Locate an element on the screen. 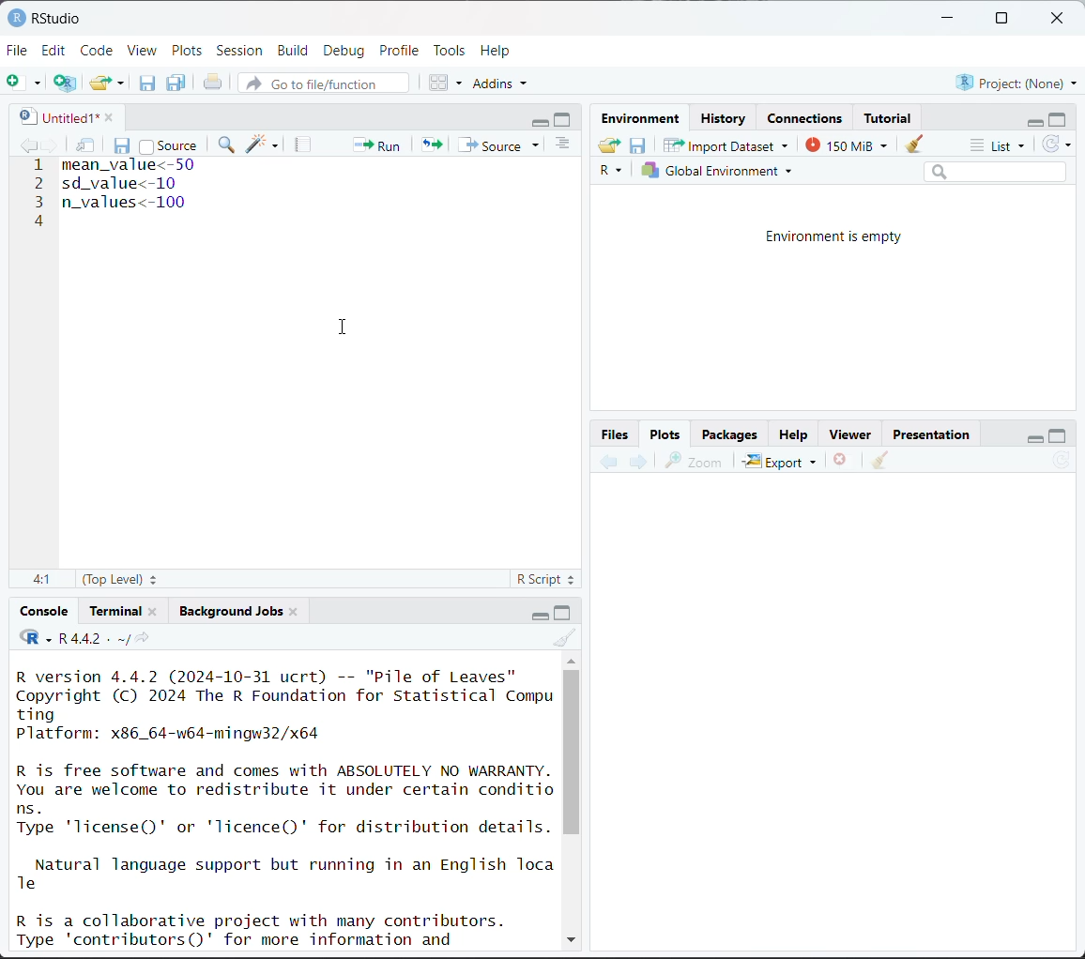 The image size is (1085, 959). maximize is located at coordinates (1058, 434).